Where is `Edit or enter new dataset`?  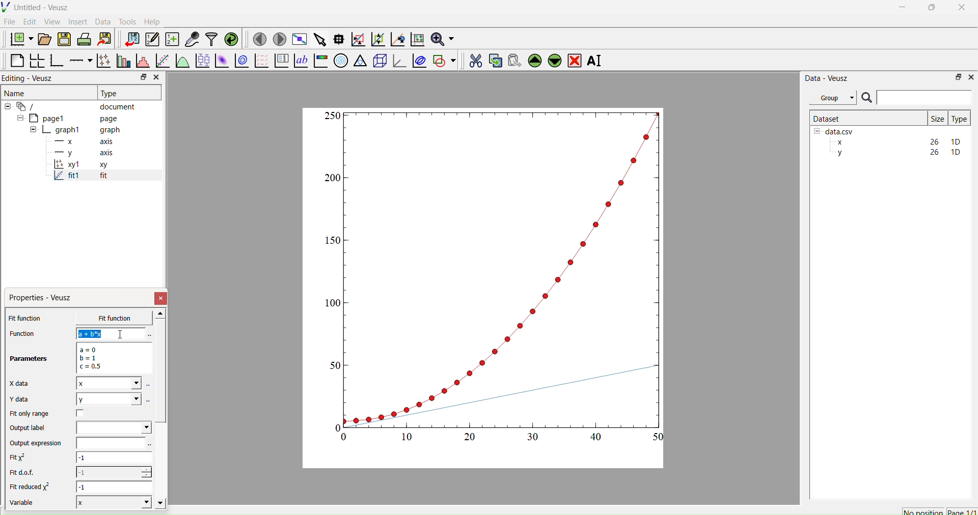 Edit or enter new dataset is located at coordinates (151, 39).